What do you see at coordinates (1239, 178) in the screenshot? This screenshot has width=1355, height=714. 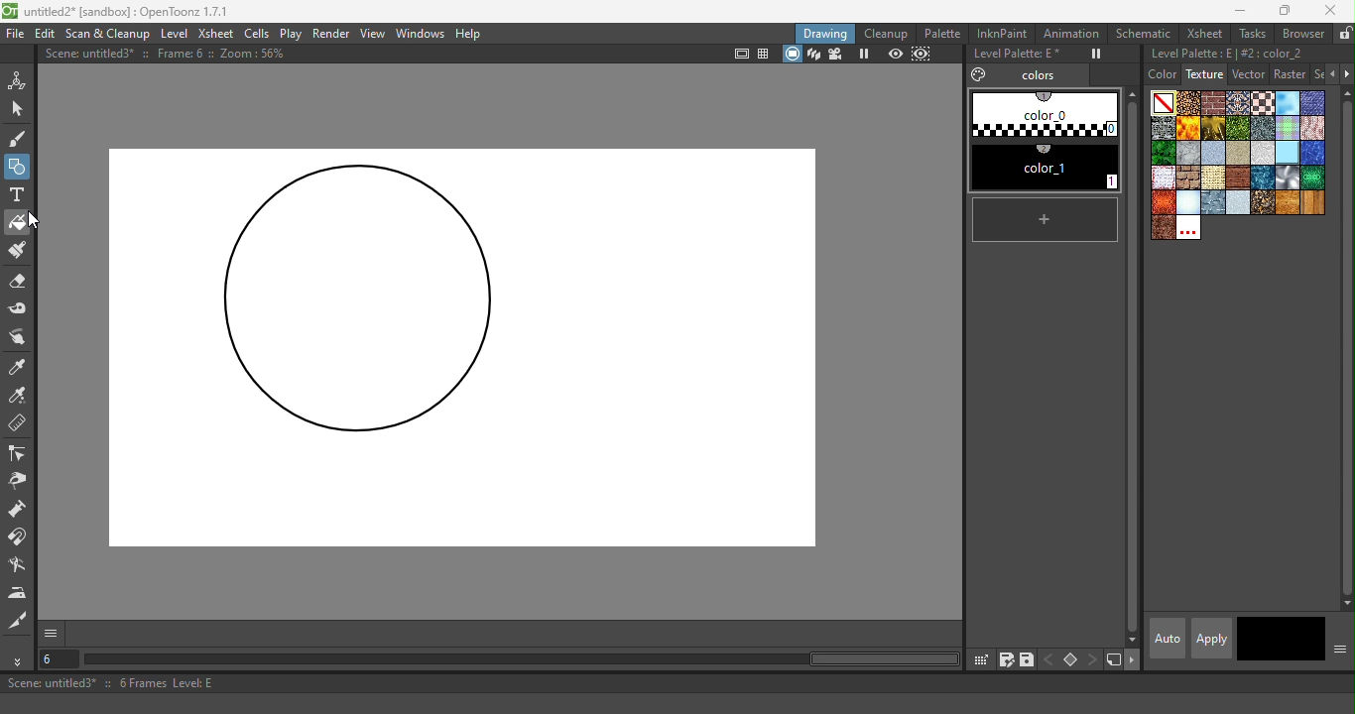 I see `roughparquet.bmp` at bounding box center [1239, 178].